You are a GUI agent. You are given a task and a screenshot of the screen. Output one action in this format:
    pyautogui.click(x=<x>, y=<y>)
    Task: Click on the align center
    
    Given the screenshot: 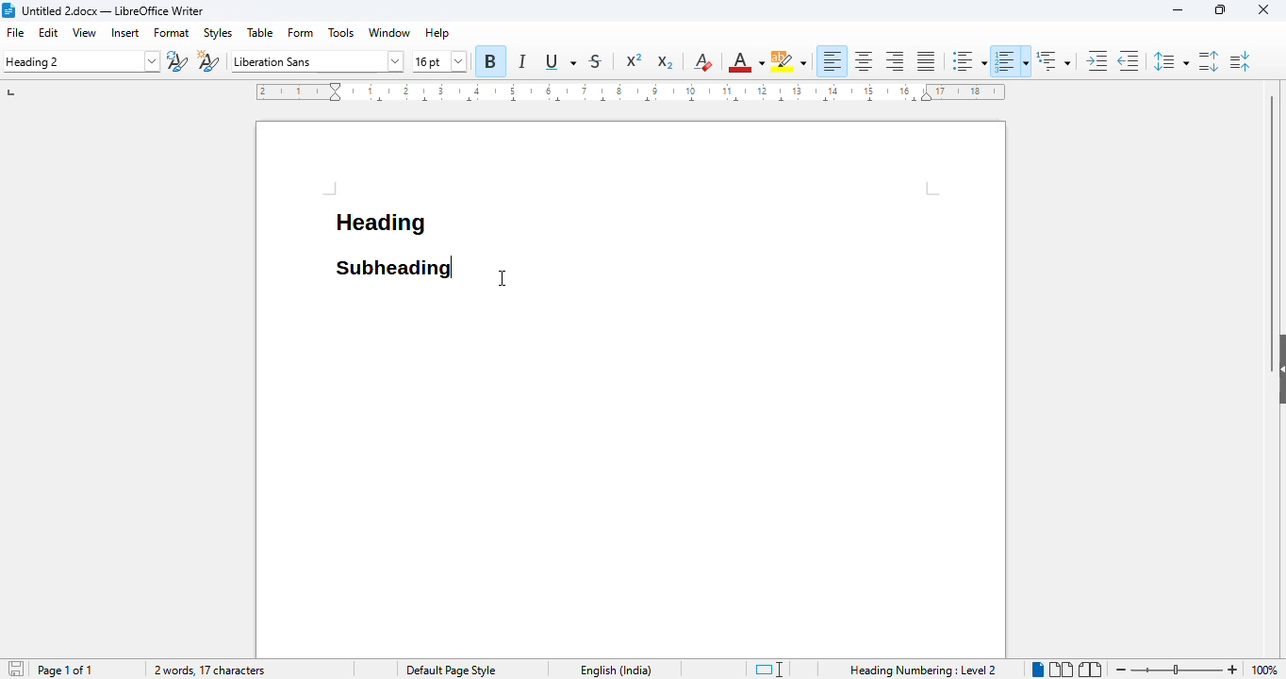 What is the action you would take?
    pyautogui.click(x=864, y=61)
    